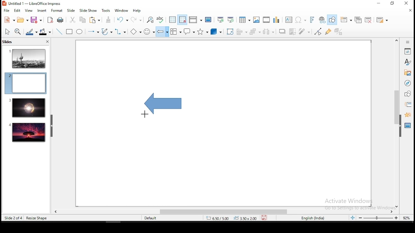  I want to click on connectors, so click(120, 32).